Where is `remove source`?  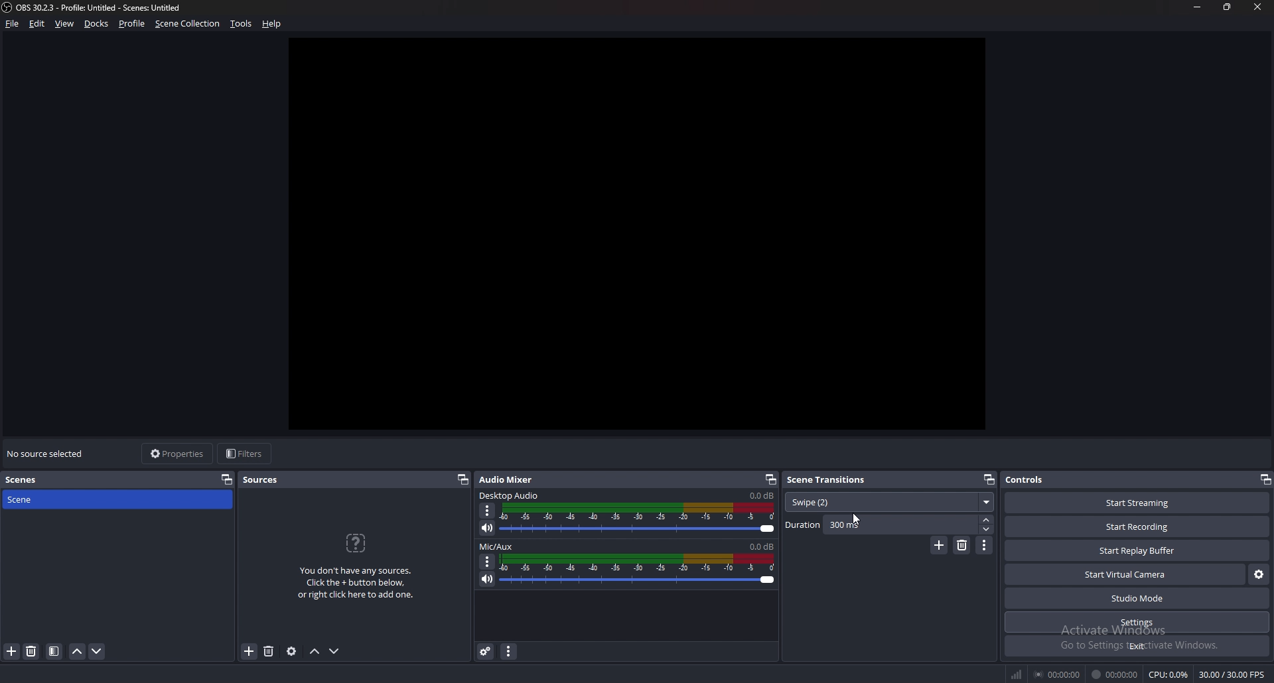
remove source is located at coordinates (269, 652).